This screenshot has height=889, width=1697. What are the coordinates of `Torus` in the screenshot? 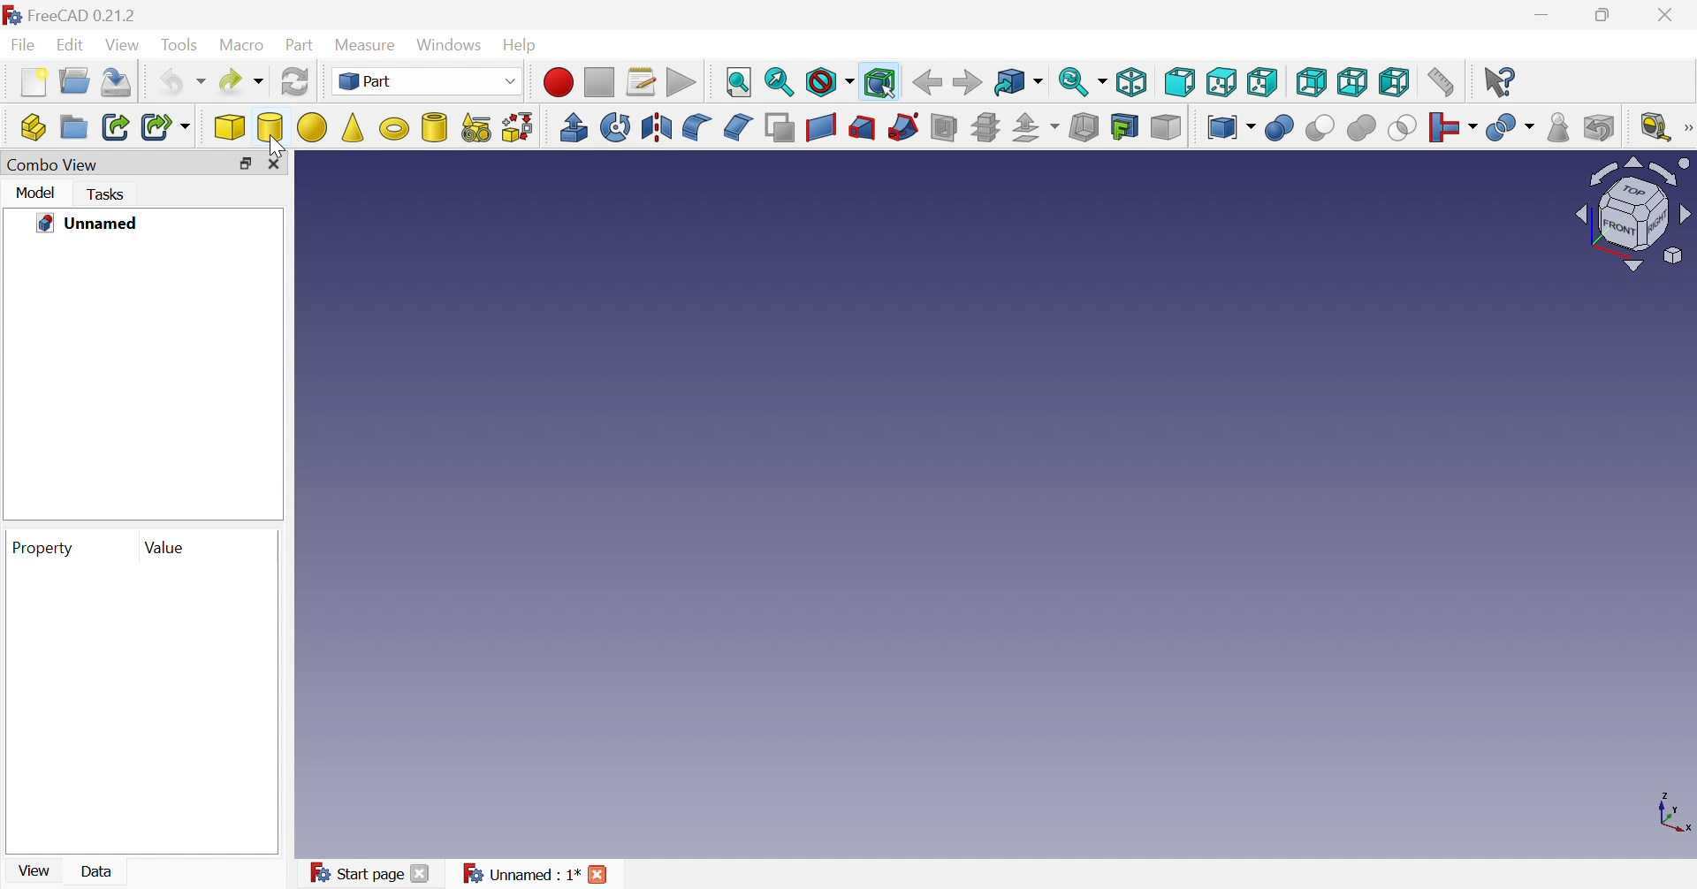 It's located at (395, 127).